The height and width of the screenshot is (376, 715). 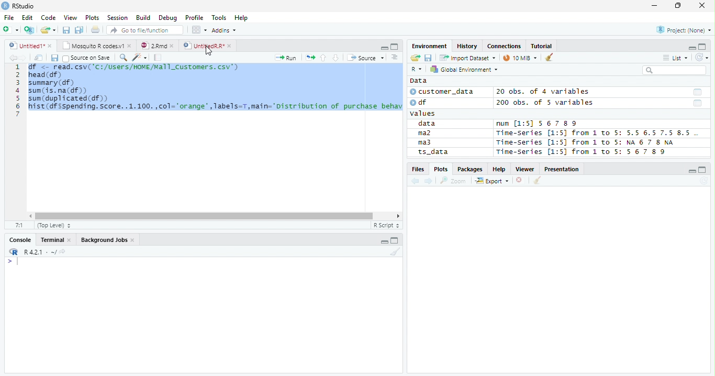 I want to click on Compile Report, so click(x=158, y=58).